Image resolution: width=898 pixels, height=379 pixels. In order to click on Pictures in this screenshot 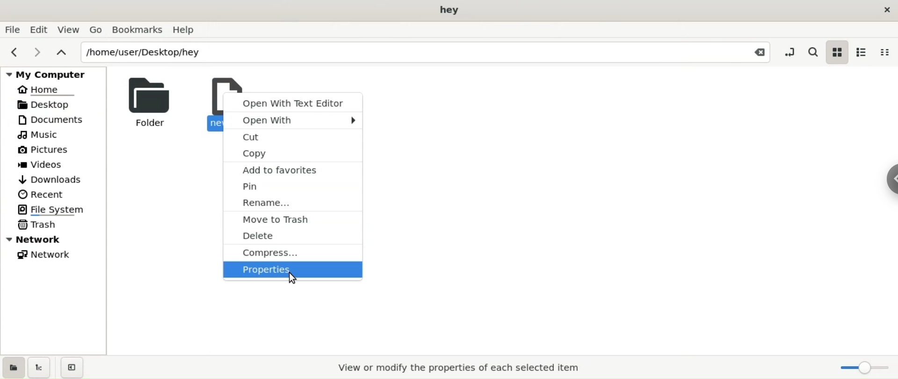, I will do `click(56, 150)`.